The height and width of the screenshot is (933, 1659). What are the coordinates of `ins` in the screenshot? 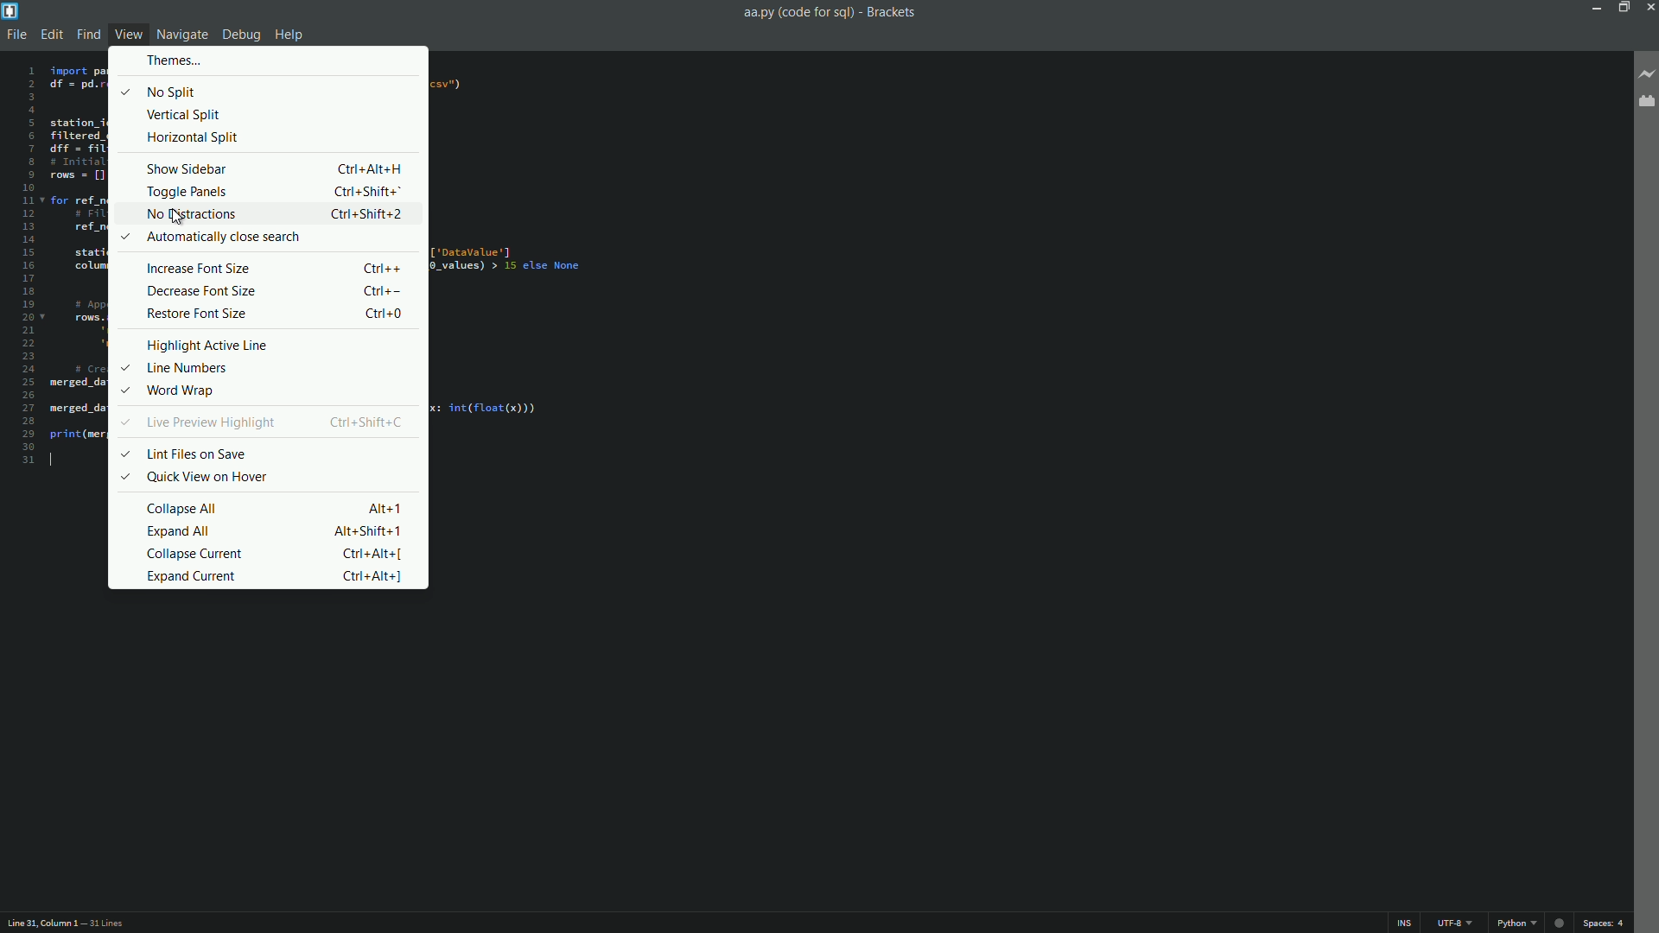 It's located at (1405, 923).